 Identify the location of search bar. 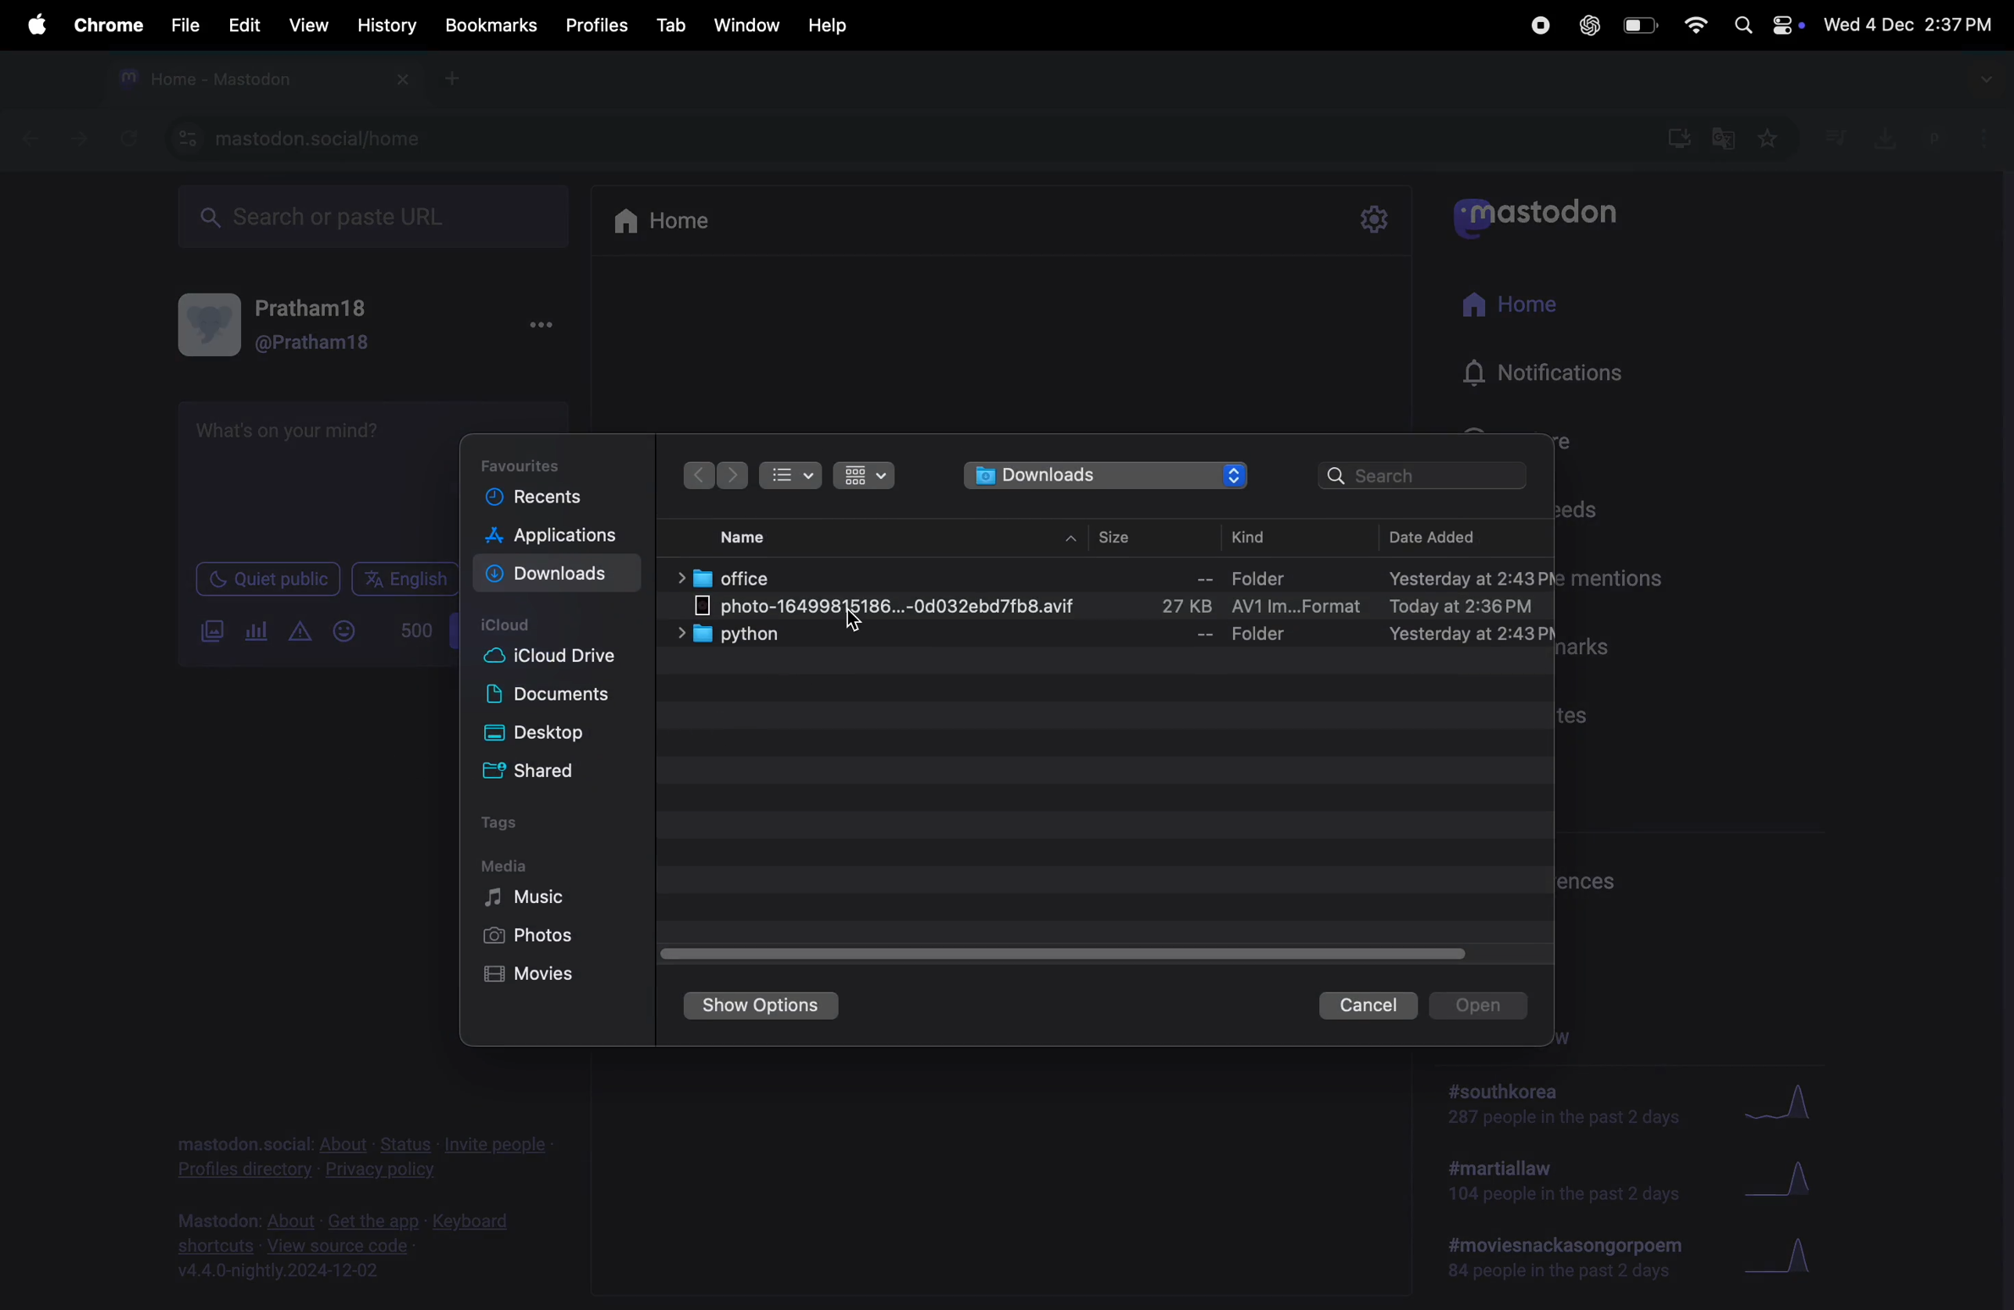
(1427, 476).